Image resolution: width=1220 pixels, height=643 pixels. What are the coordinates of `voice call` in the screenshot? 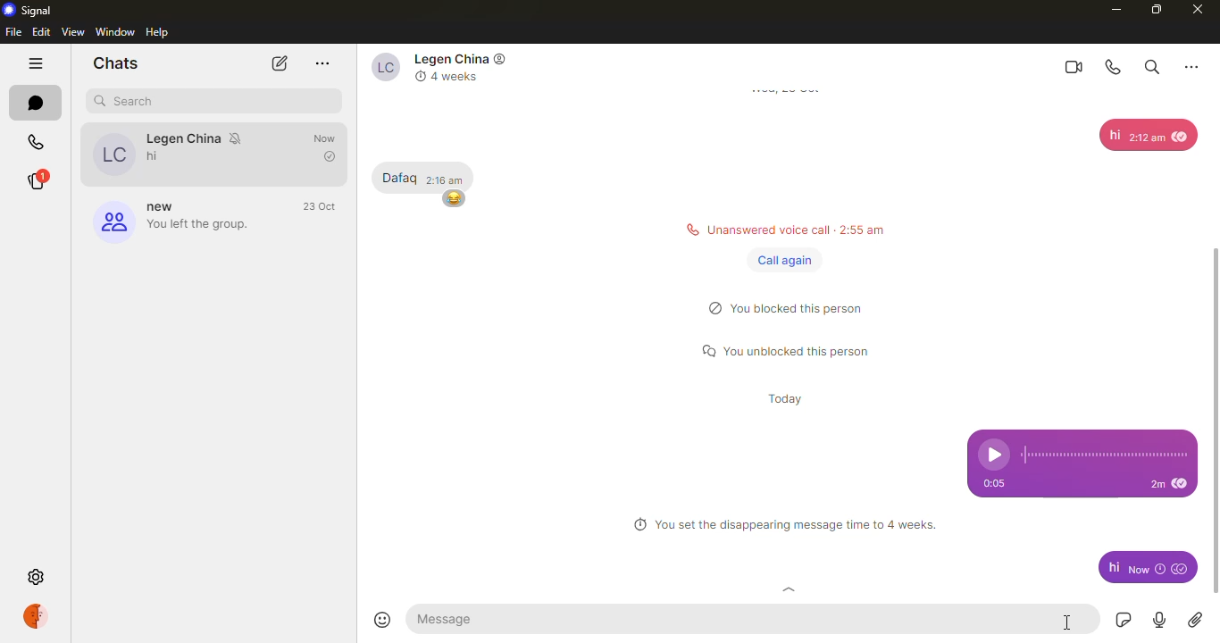 It's located at (1115, 67).